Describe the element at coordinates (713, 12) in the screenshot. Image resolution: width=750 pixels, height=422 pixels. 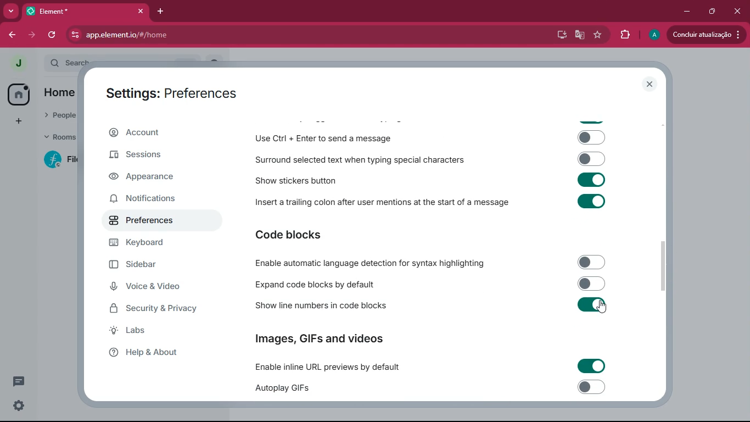
I see `maximize` at that location.